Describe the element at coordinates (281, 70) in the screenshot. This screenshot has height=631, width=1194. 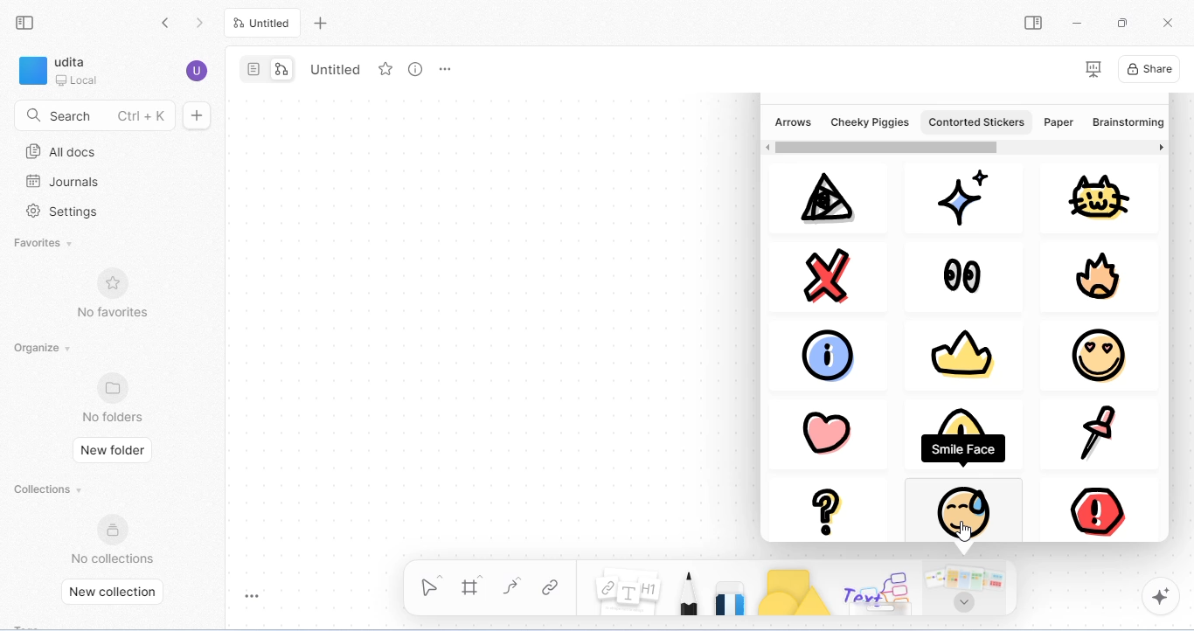
I see `edgeless mode` at that location.